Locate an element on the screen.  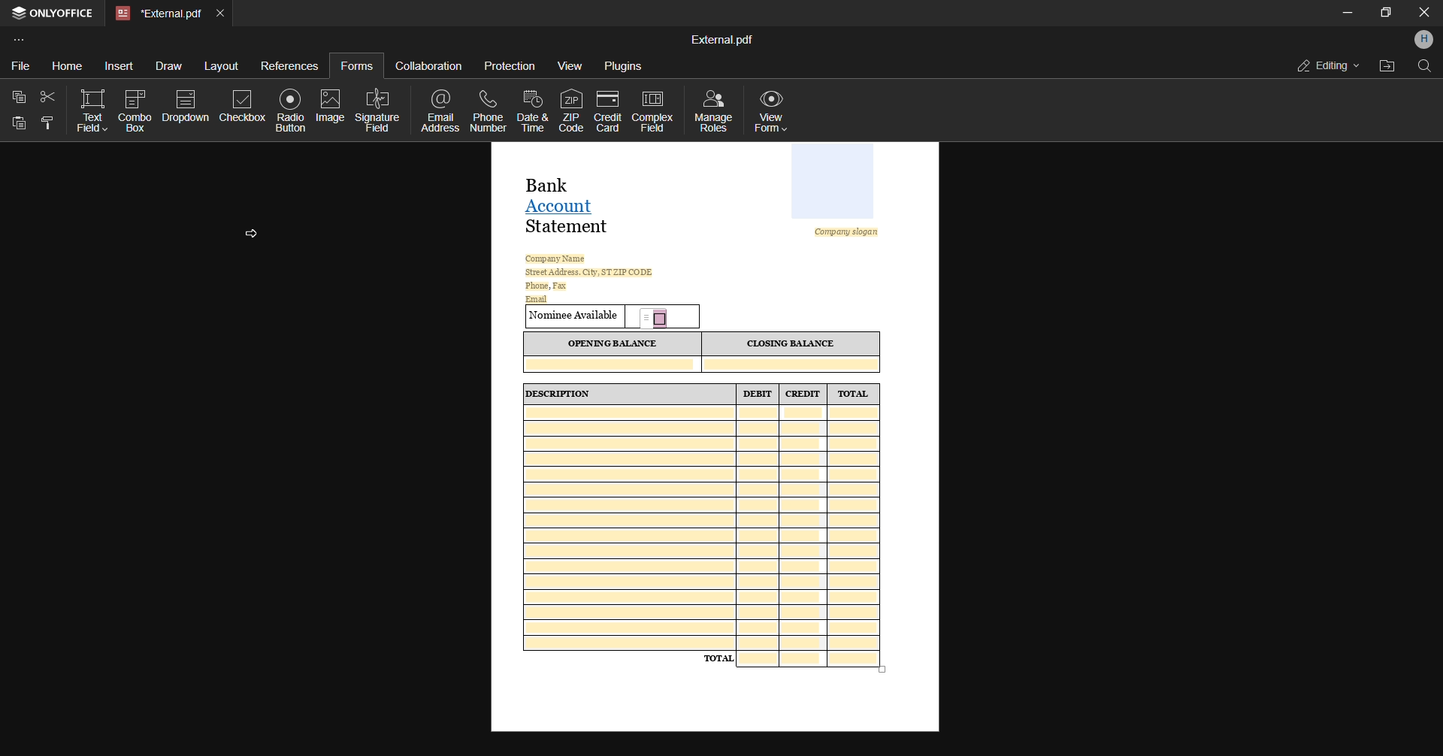
view is located at coordinates (571, 66).